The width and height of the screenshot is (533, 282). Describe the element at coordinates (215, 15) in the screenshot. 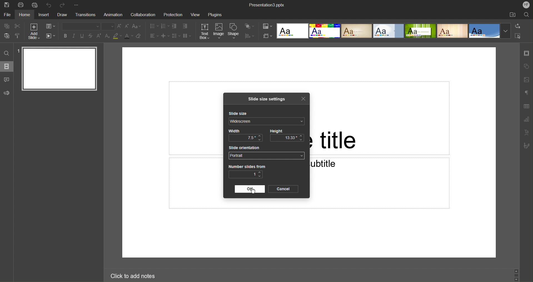

I see `Plugins` at that location.